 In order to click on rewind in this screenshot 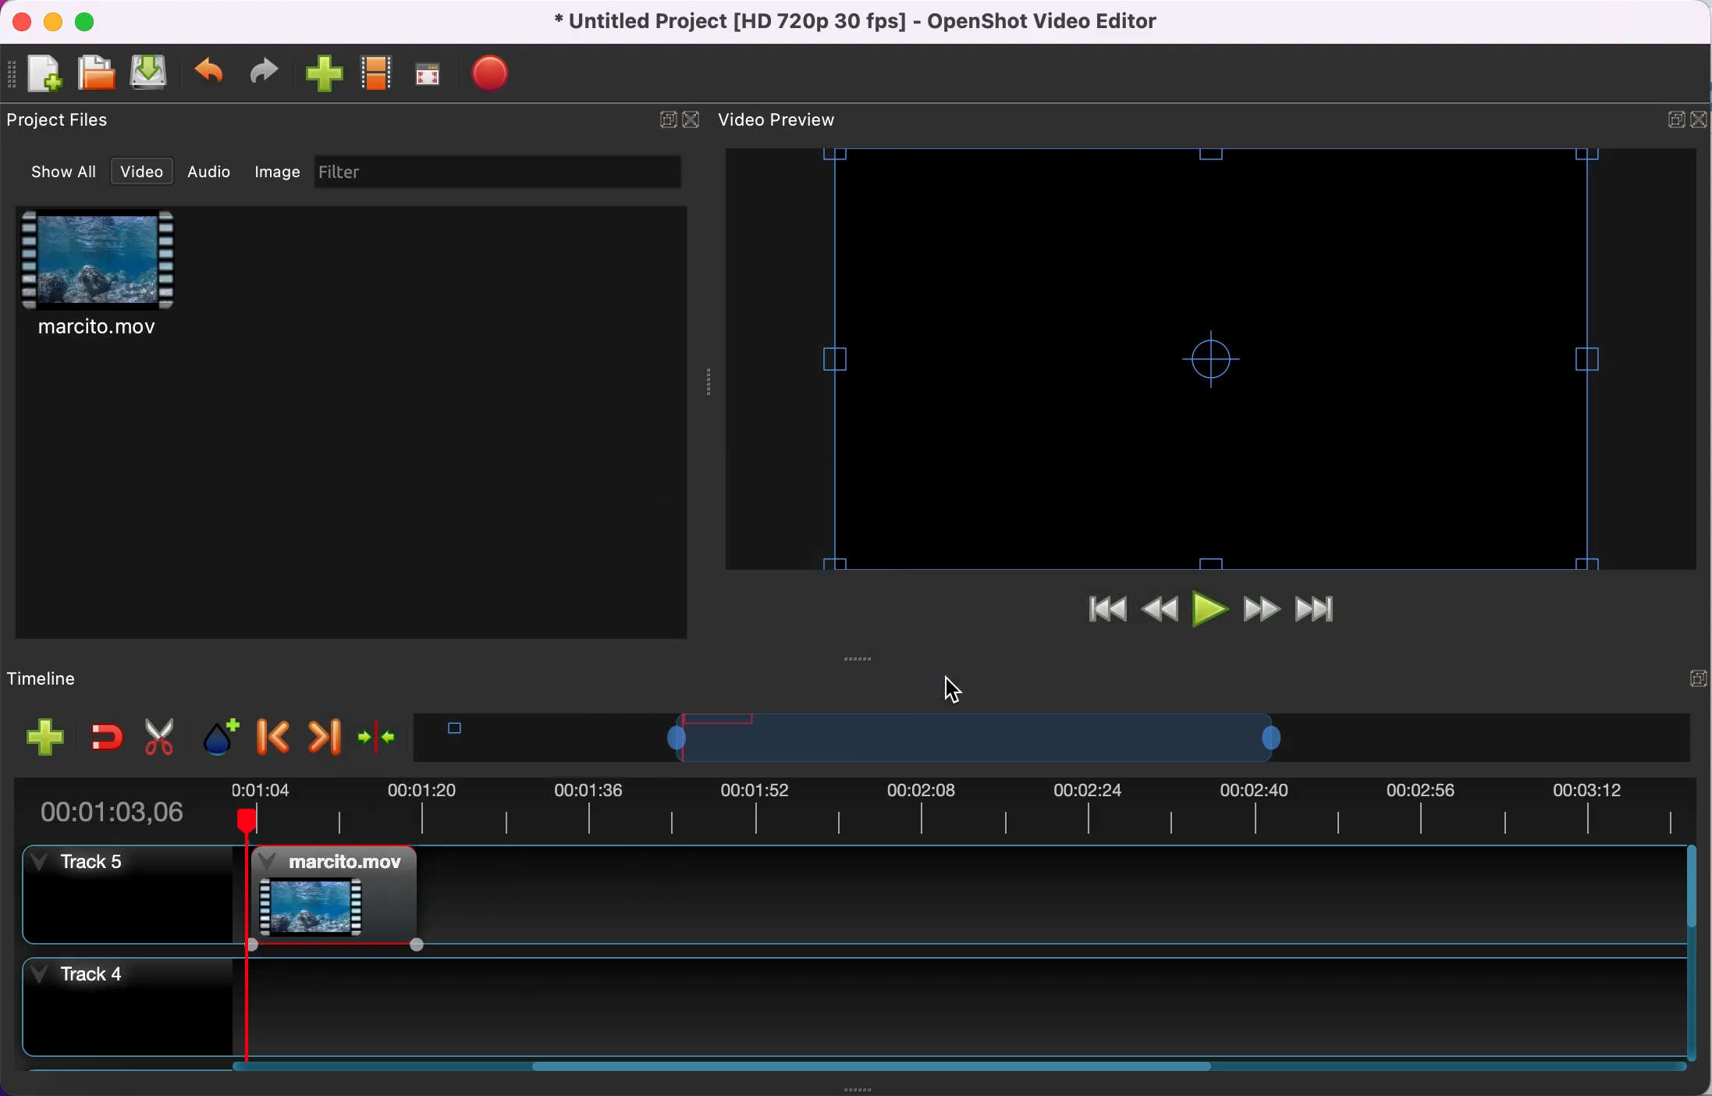, I will do `click(1163, 614)`.